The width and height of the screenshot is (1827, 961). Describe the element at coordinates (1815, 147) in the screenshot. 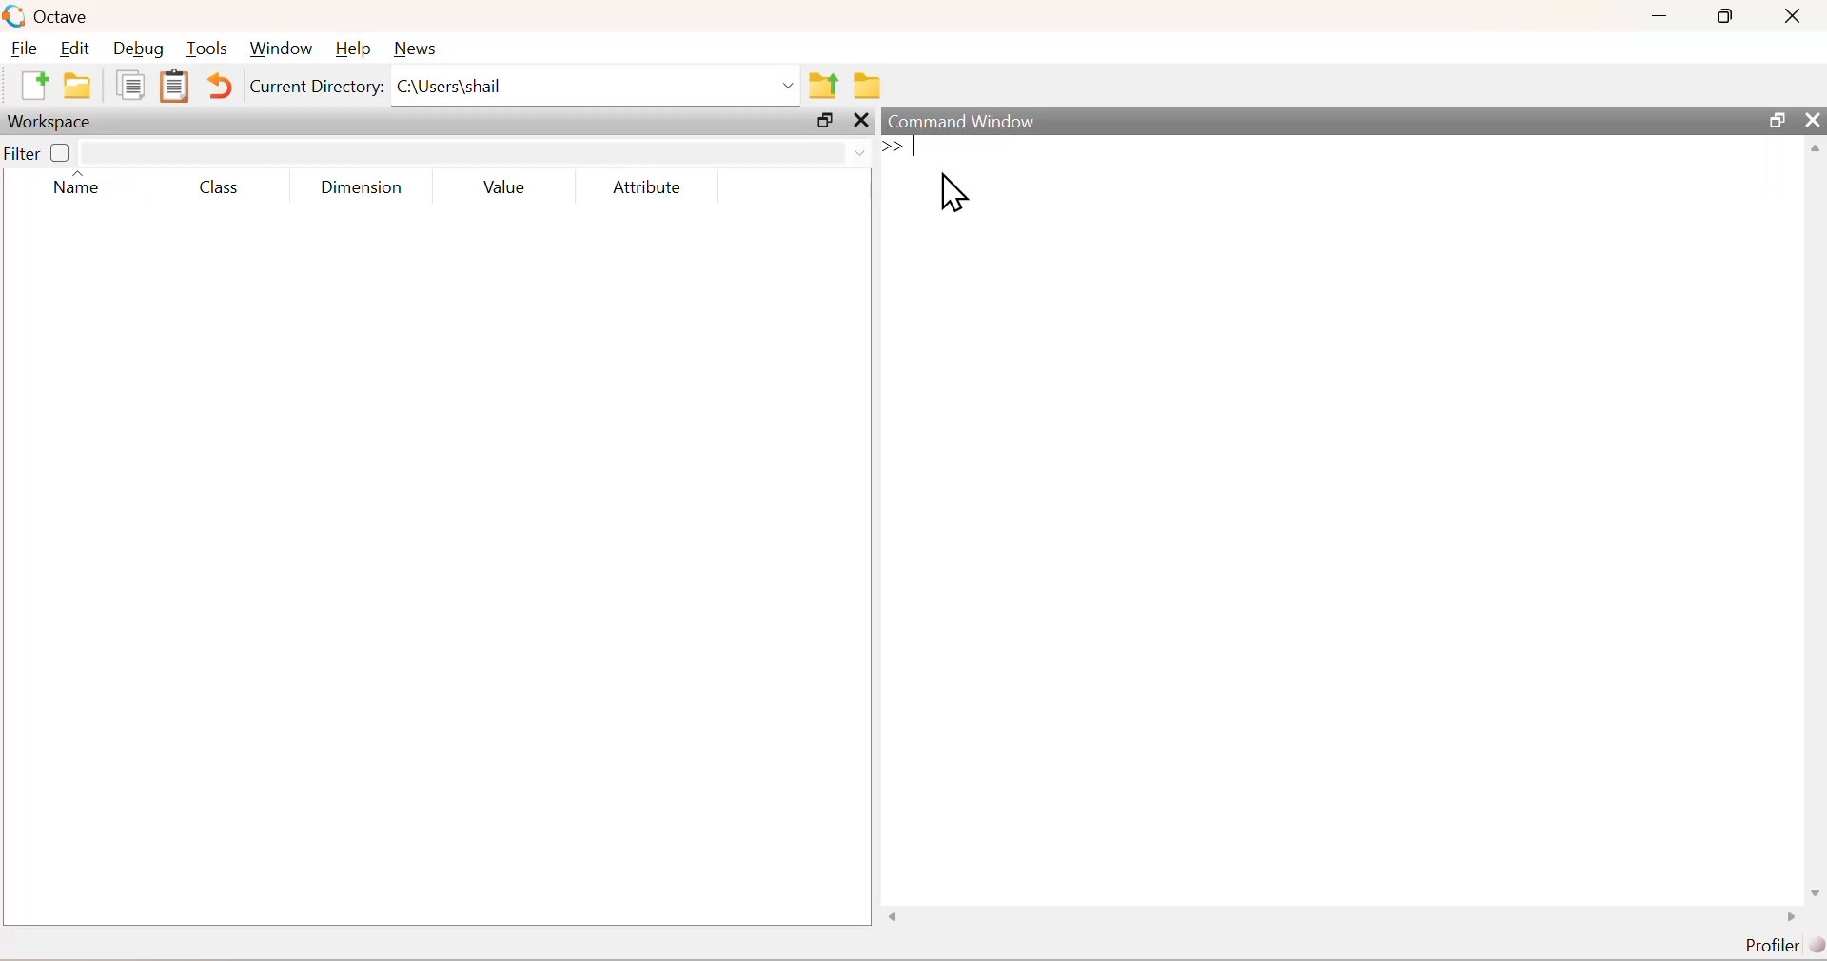

I see `scroll up` at that location.